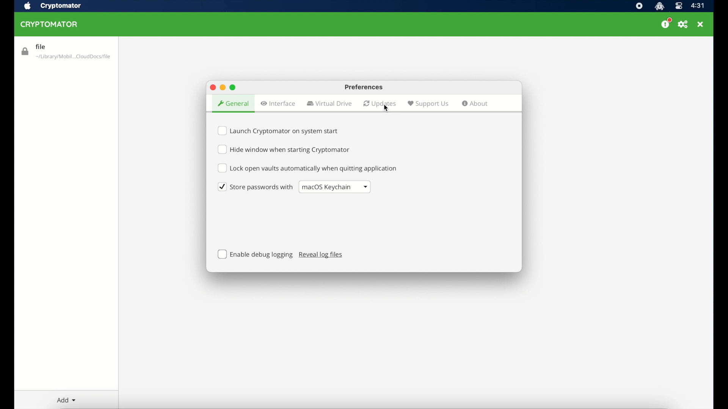  I want to click on reveal log files, so click(321, 255).